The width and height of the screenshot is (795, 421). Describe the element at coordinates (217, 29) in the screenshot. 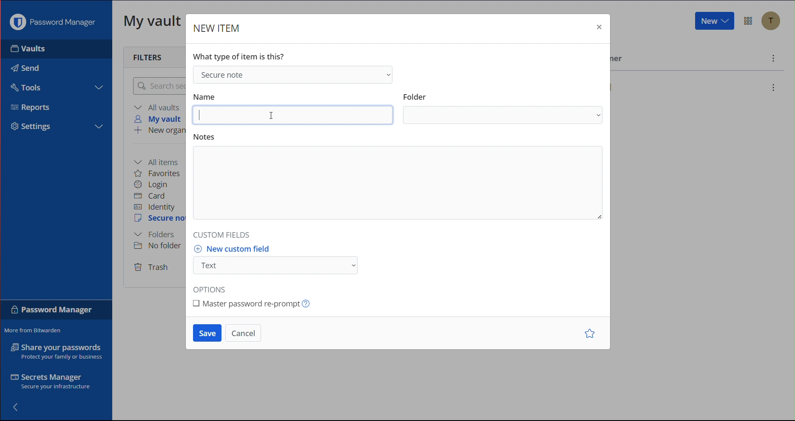

I see `New Item` at that location.